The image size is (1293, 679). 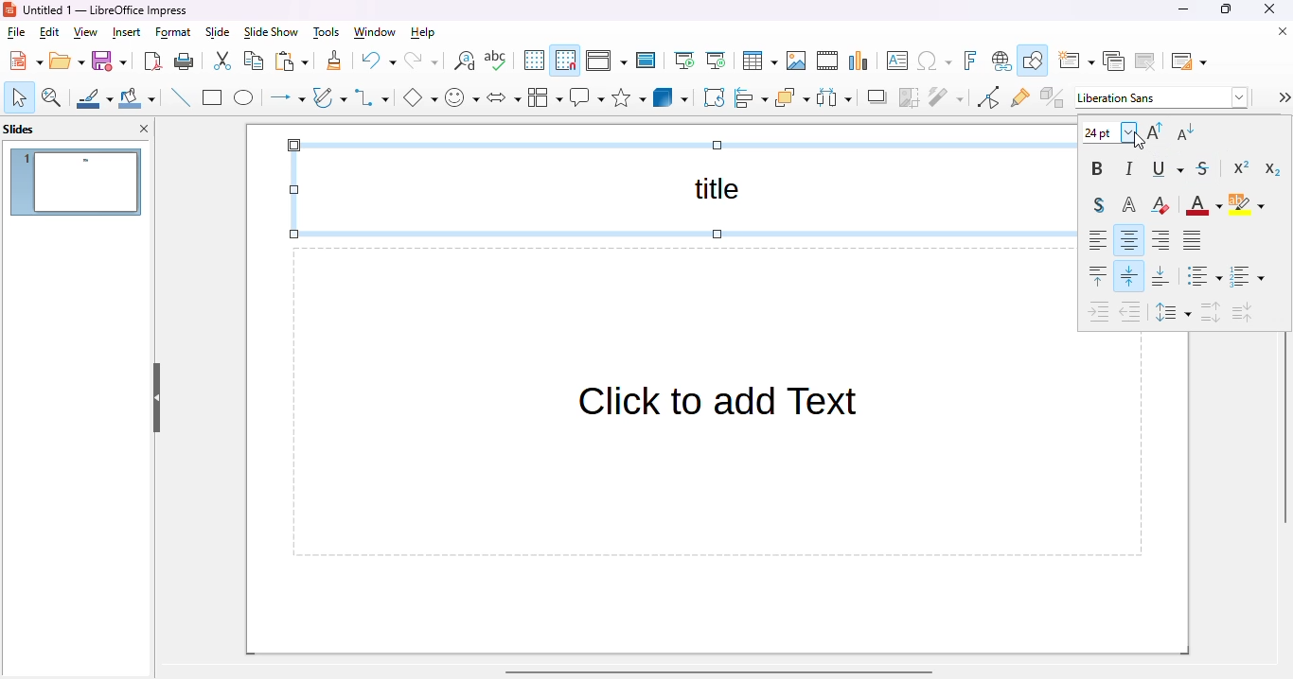 I want to click on align center, so click(x=1129, y=239).